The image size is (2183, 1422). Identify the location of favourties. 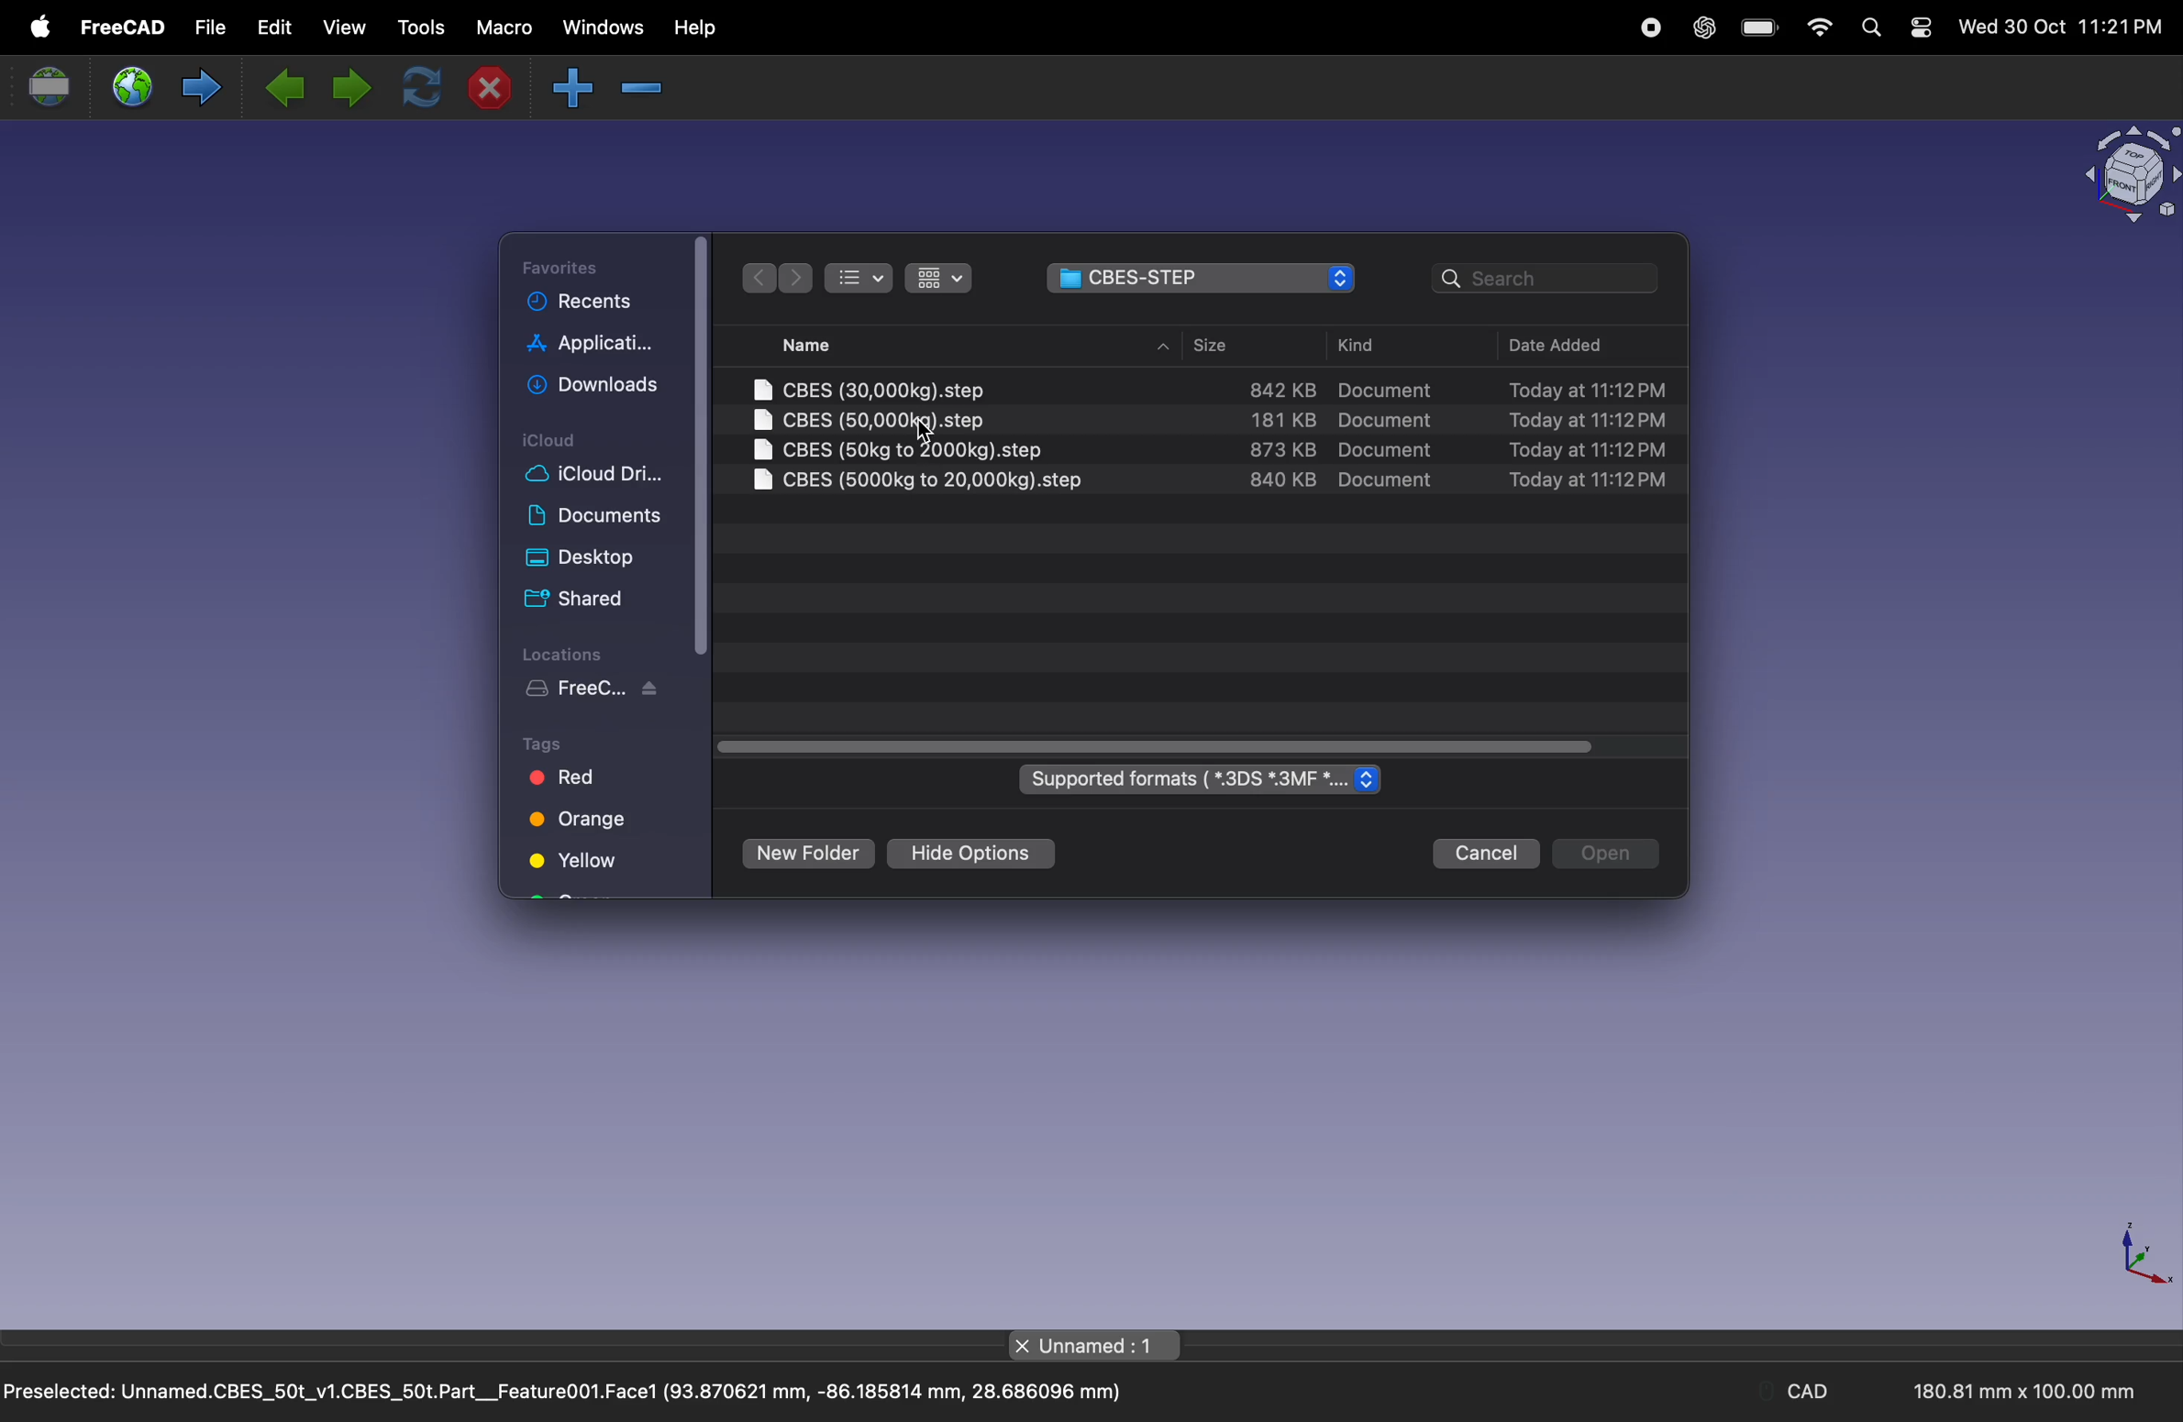
(578, 266).